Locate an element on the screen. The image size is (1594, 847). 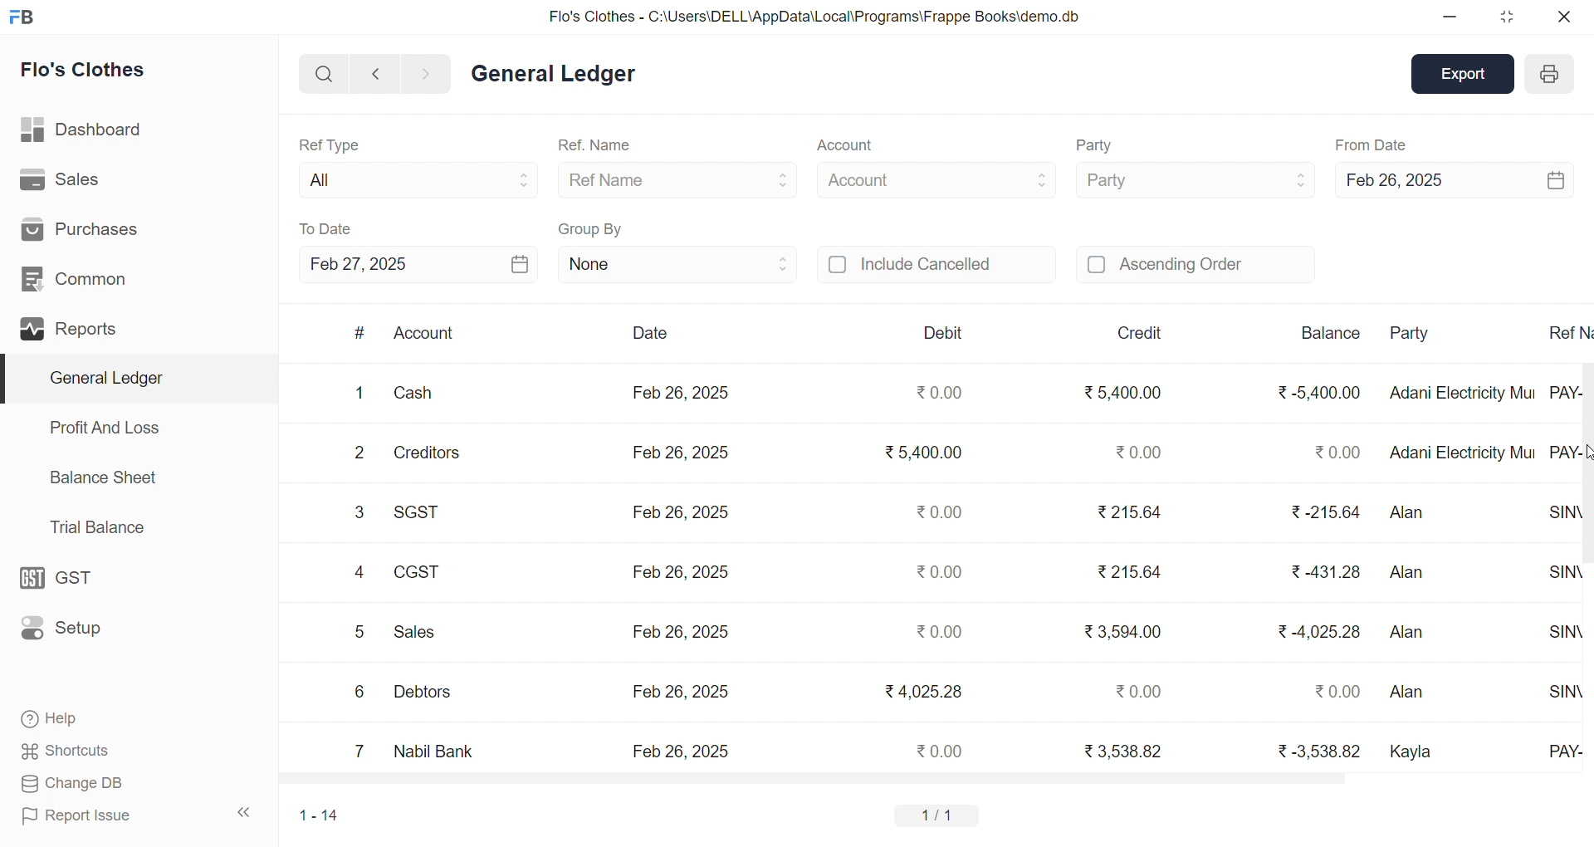
Feb 26, 2025 is located at coordinates (1453, 178).